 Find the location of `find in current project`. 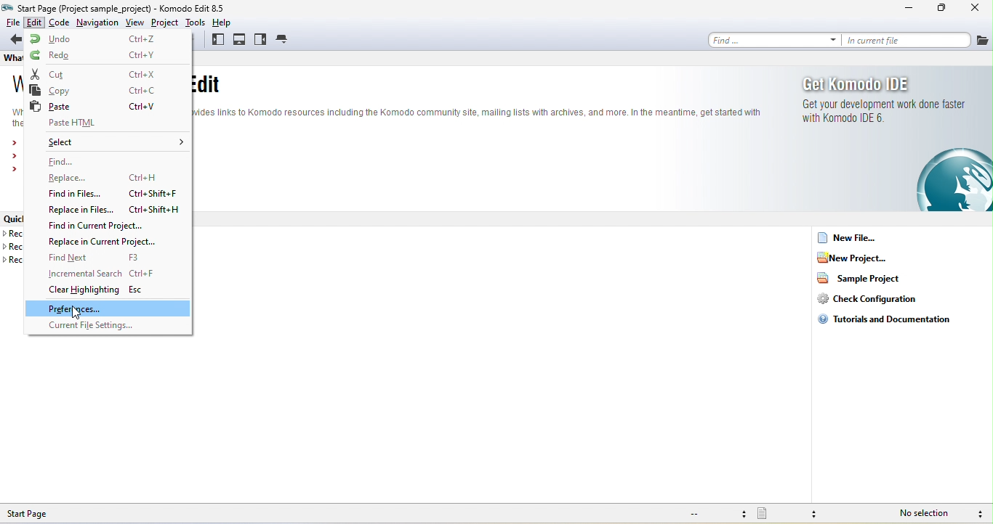

find in current project is located at coordinates (100, 226).